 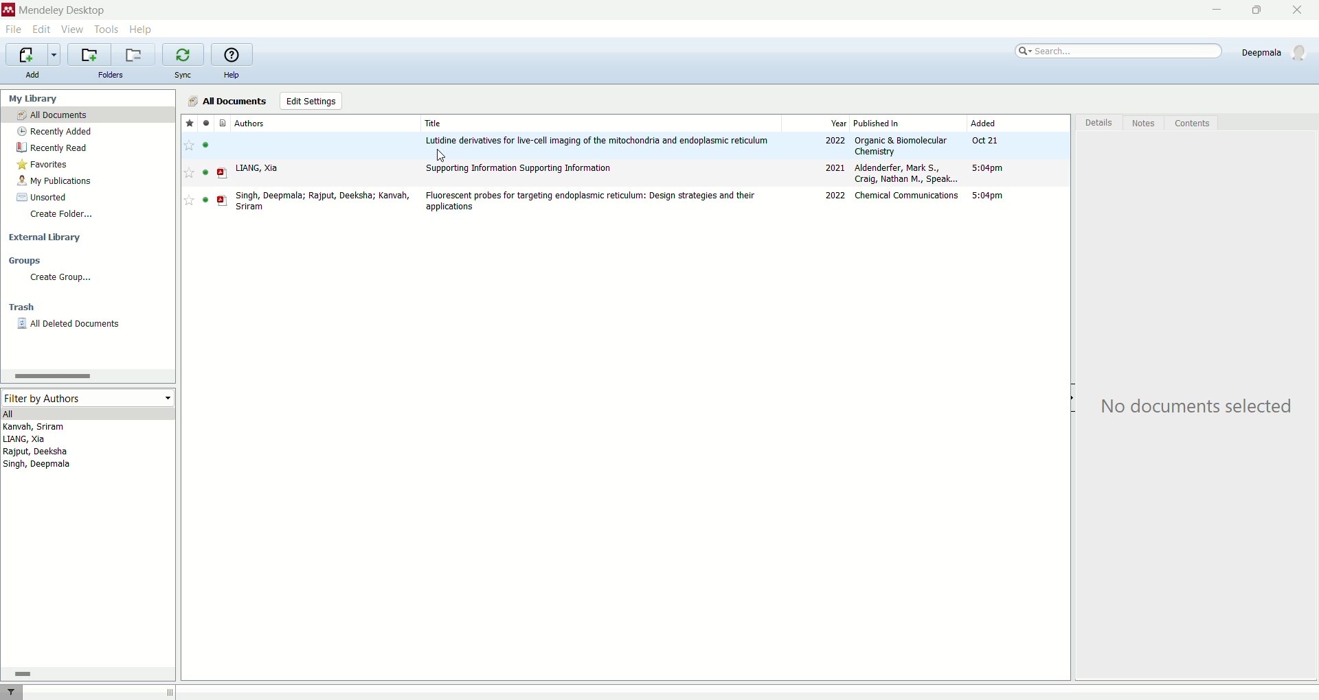 What do you see at coordinates (835, 122) in the screenshot?
I see `year` at bounding box center [835, 122].